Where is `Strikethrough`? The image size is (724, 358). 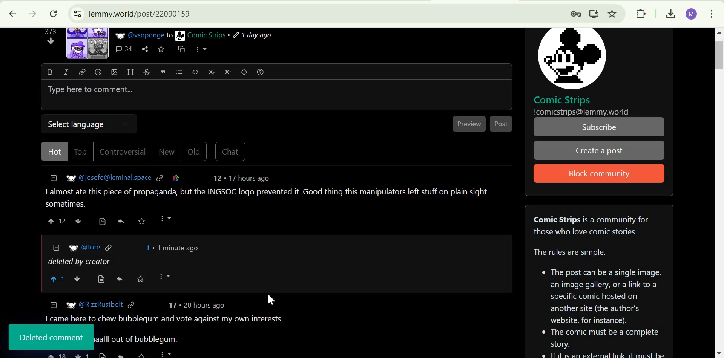 Strikethrough is located at coordinates (147, 72).